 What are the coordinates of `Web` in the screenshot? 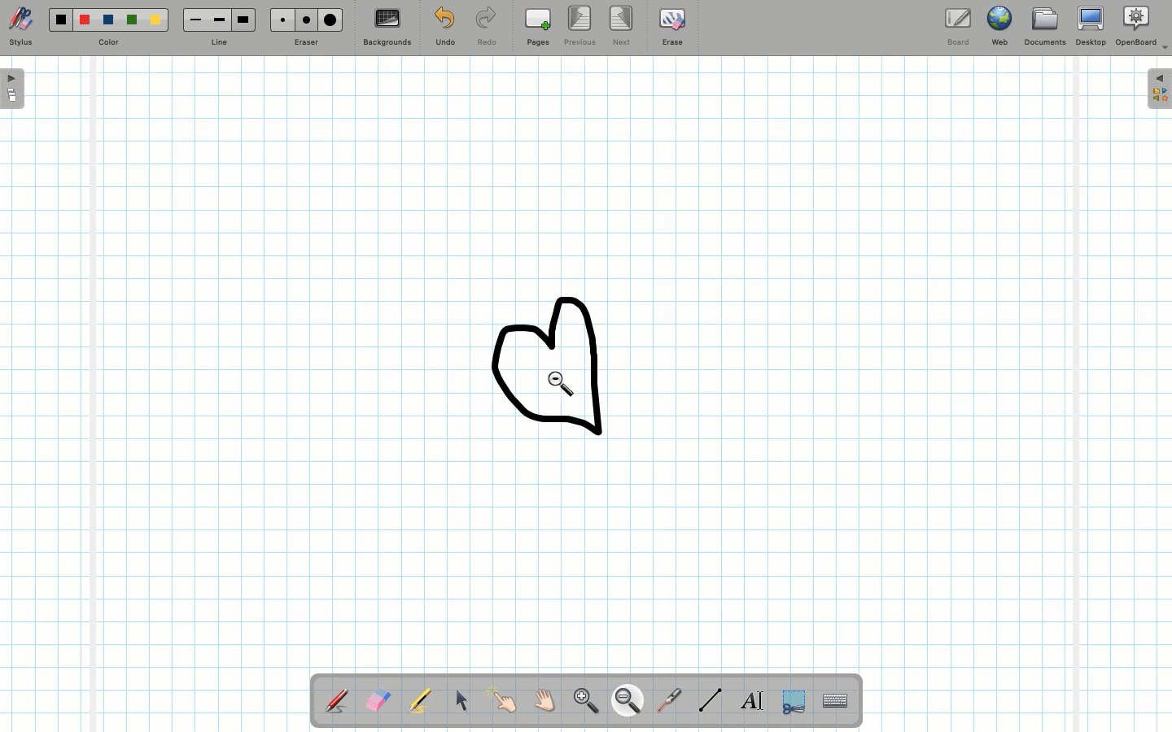 It's located at (1002, 25).